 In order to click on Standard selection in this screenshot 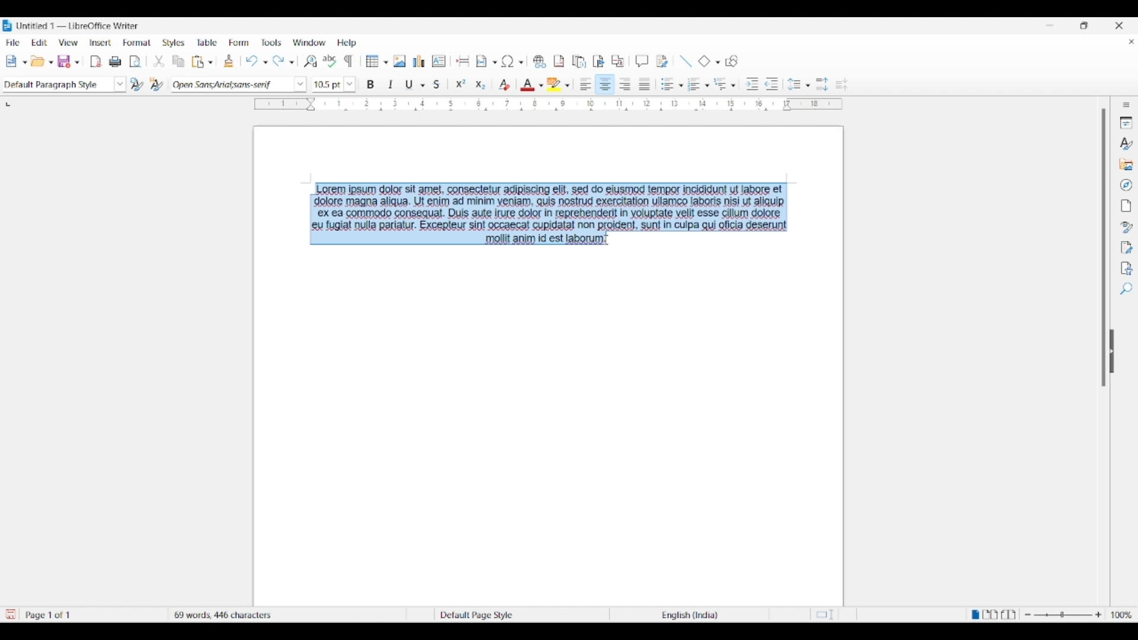, I will do `click(828, 615)`.